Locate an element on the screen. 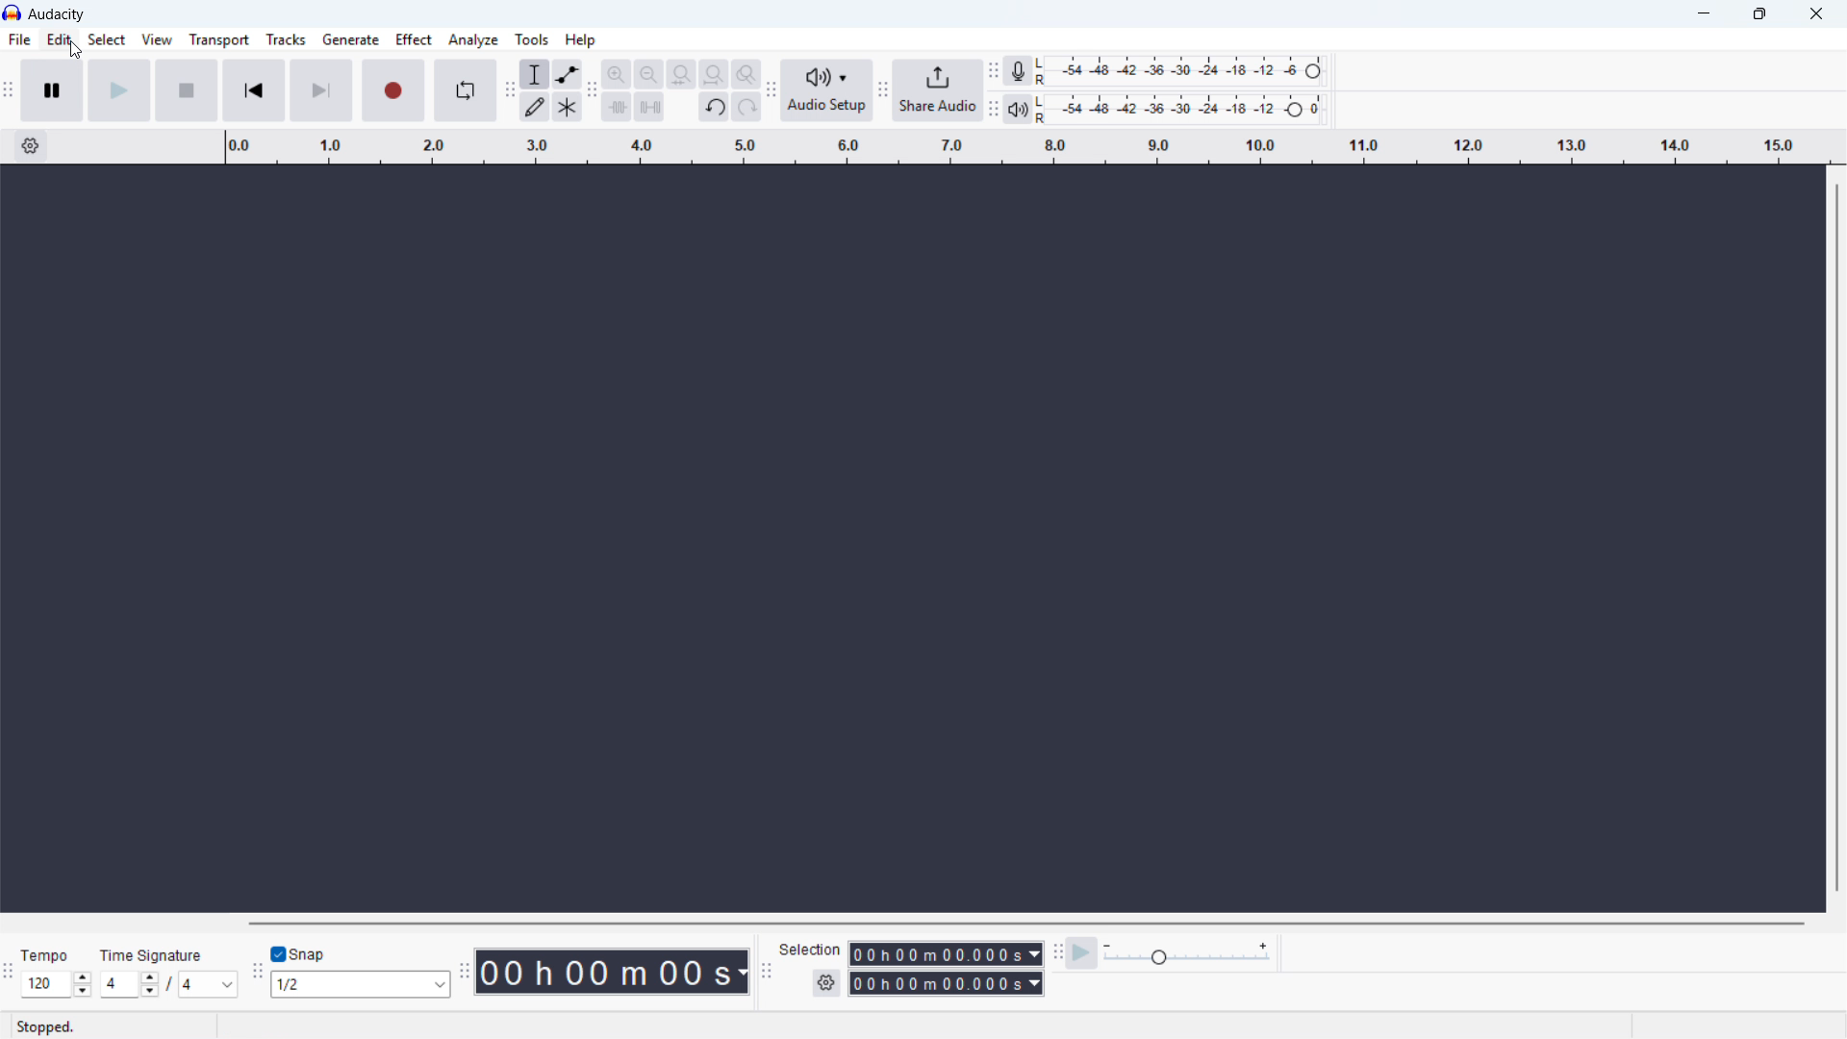 This screenshot has width=1847, height=1039. set tempo is located at coordinates (56, 972).